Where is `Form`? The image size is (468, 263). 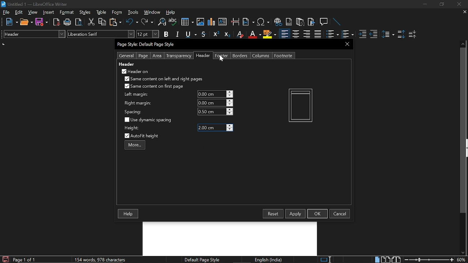
Form is located at coordinates (117, 12).